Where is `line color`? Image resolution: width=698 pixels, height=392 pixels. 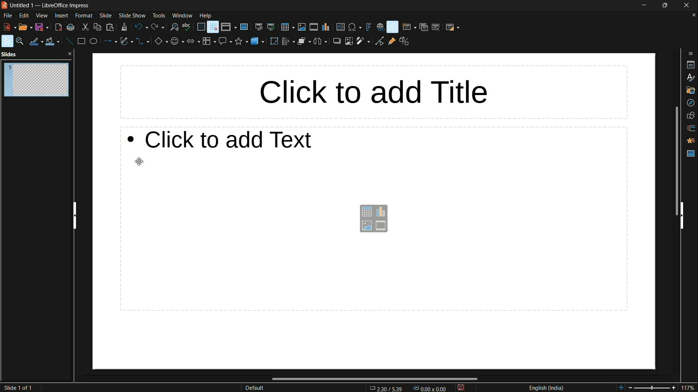 line color is located at coordinates (36, 42).